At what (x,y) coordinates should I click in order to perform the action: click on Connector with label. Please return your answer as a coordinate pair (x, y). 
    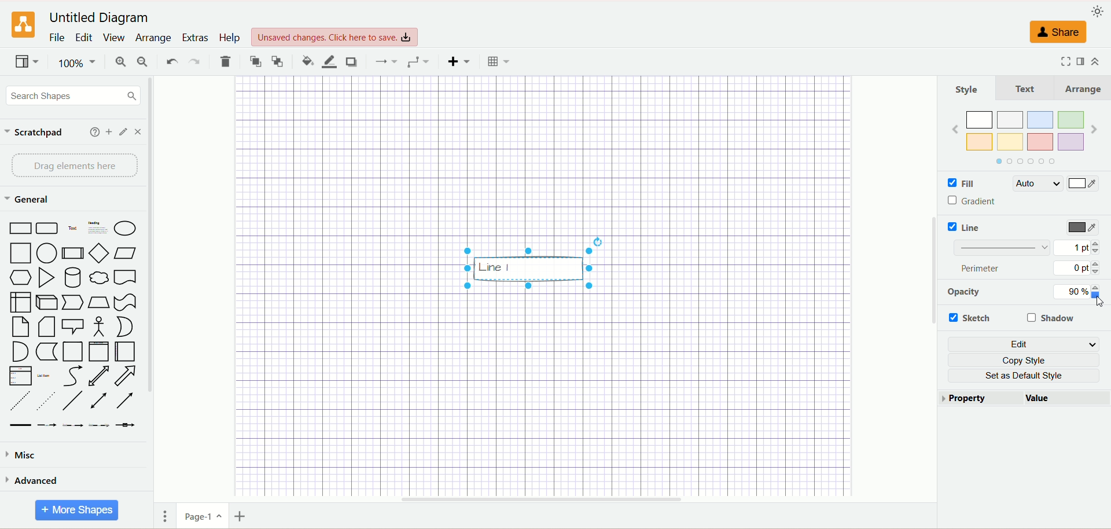
    Looking at the image, I should click on (47, 426).